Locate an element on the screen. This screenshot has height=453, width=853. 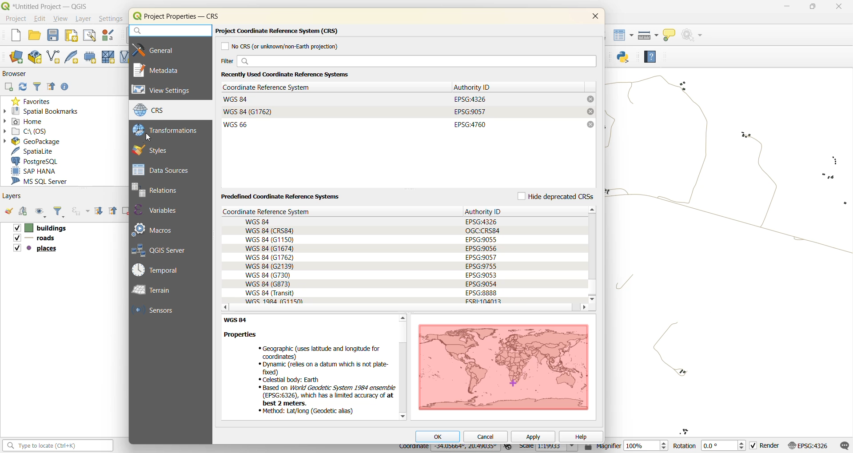
map is located at coordinates (503, 366).